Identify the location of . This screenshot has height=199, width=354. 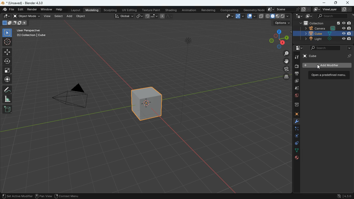
(349, 23).